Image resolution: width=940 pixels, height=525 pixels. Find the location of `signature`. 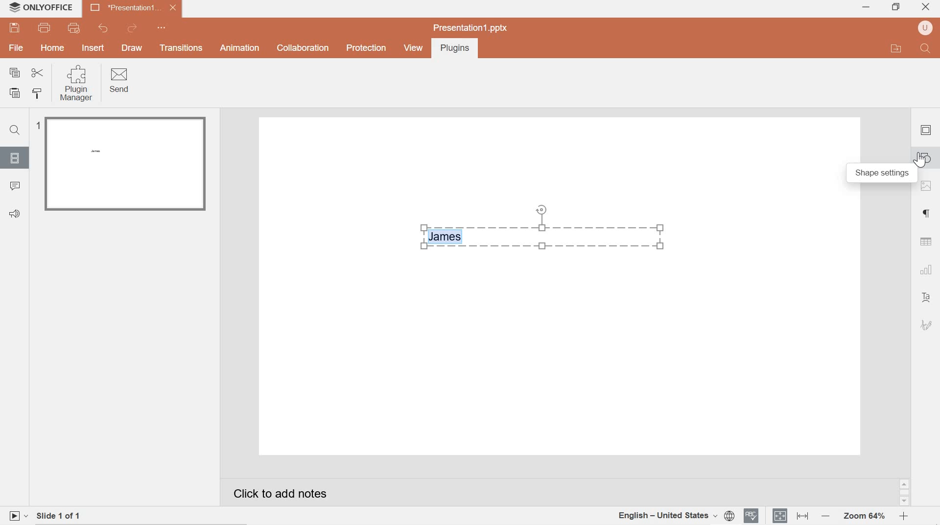

signature is located at coordinates (927, 325).